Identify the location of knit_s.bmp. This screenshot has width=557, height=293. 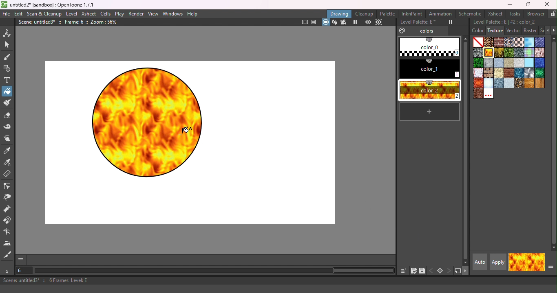
(539, 52).